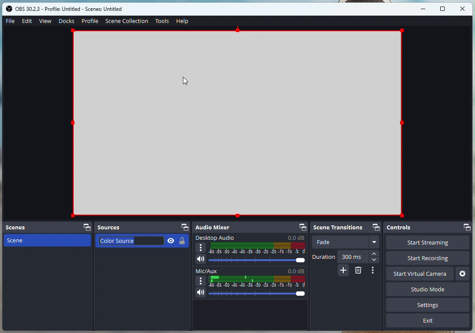  Describe the element at coordinates (402, 291) in the screenshot. I see `Studio Mode` at that location.